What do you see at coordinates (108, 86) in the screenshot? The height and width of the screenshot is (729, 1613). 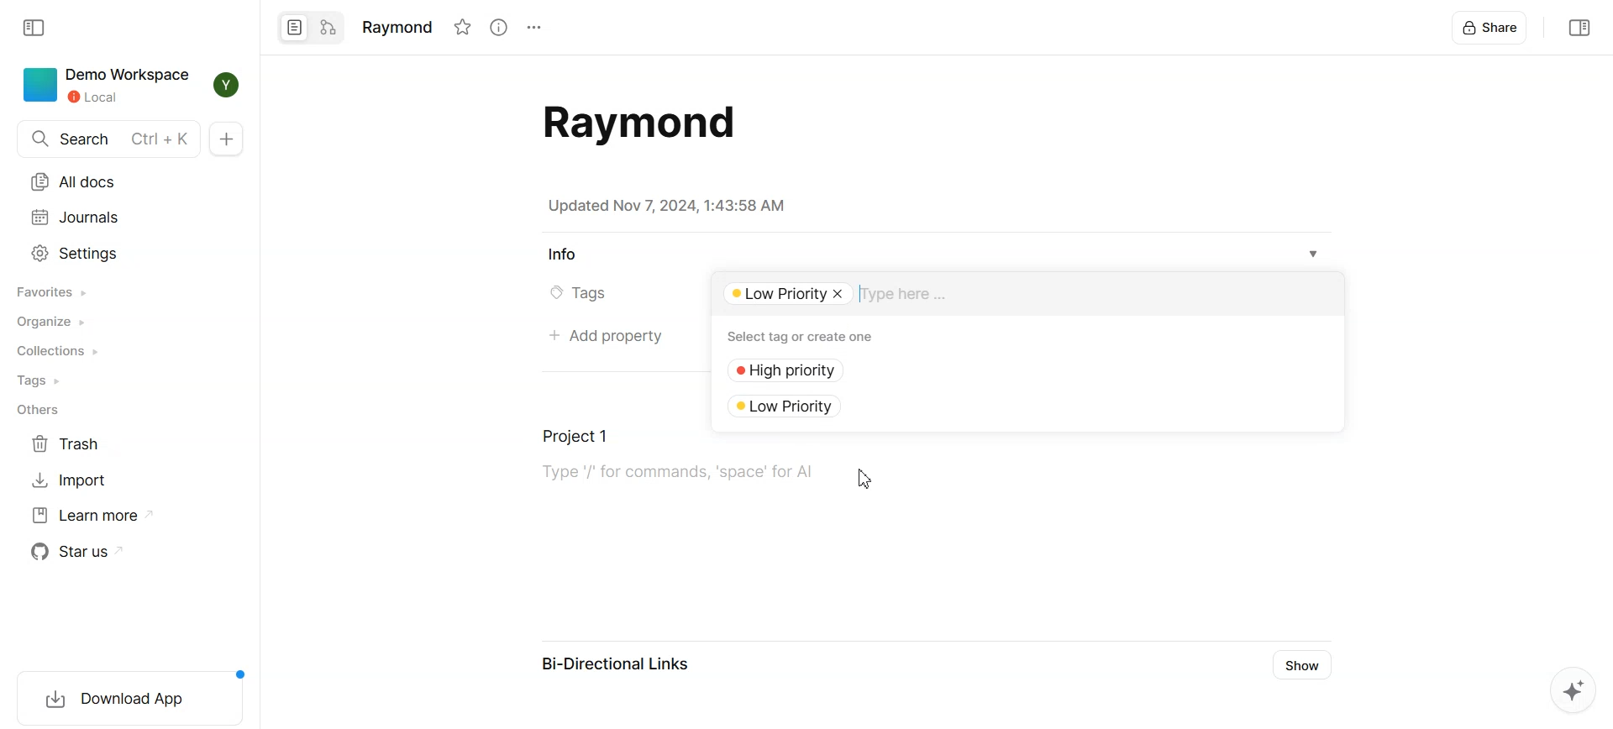 I see `Demo Workspace` at bounding box center [108, 86].